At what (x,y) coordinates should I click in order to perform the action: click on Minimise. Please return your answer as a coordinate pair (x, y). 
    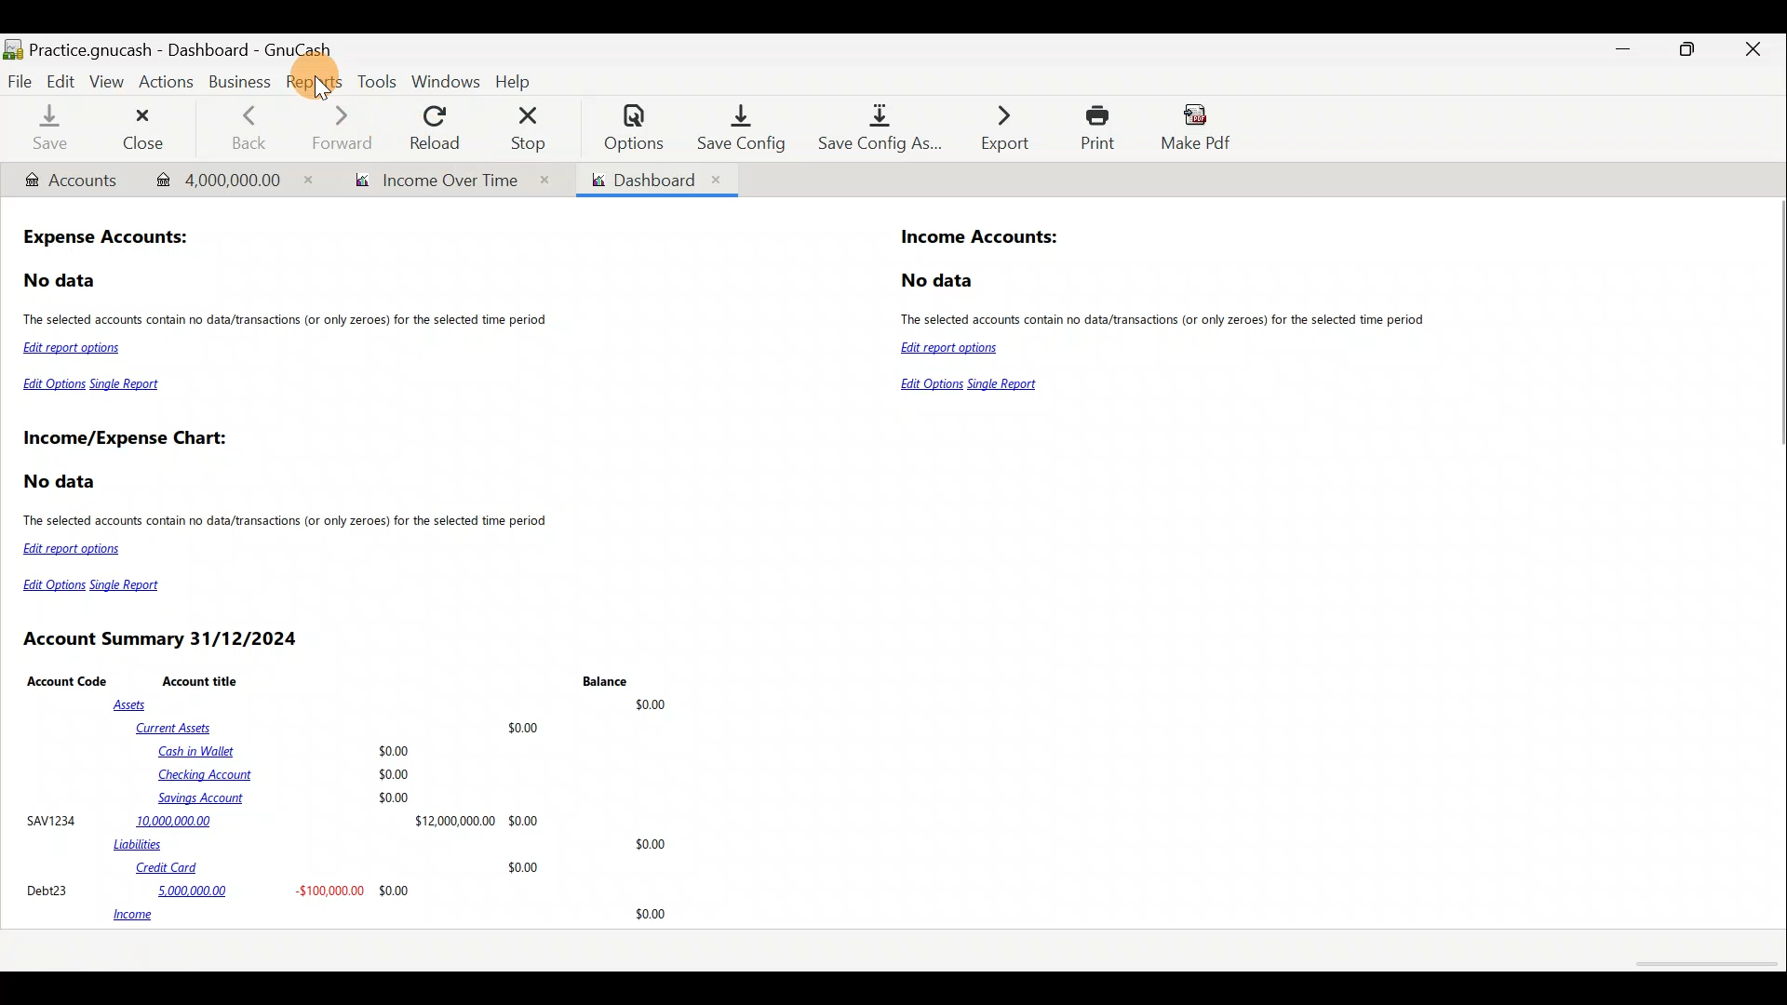
    Looking at the image, I should click on (1628, 49).